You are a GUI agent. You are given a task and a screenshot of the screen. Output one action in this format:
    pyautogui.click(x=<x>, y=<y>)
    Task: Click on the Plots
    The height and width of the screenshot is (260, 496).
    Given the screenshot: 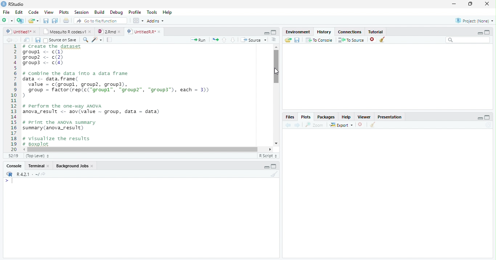 What is the action you would take?
    pyautogui.click(x=64, y=12)
    